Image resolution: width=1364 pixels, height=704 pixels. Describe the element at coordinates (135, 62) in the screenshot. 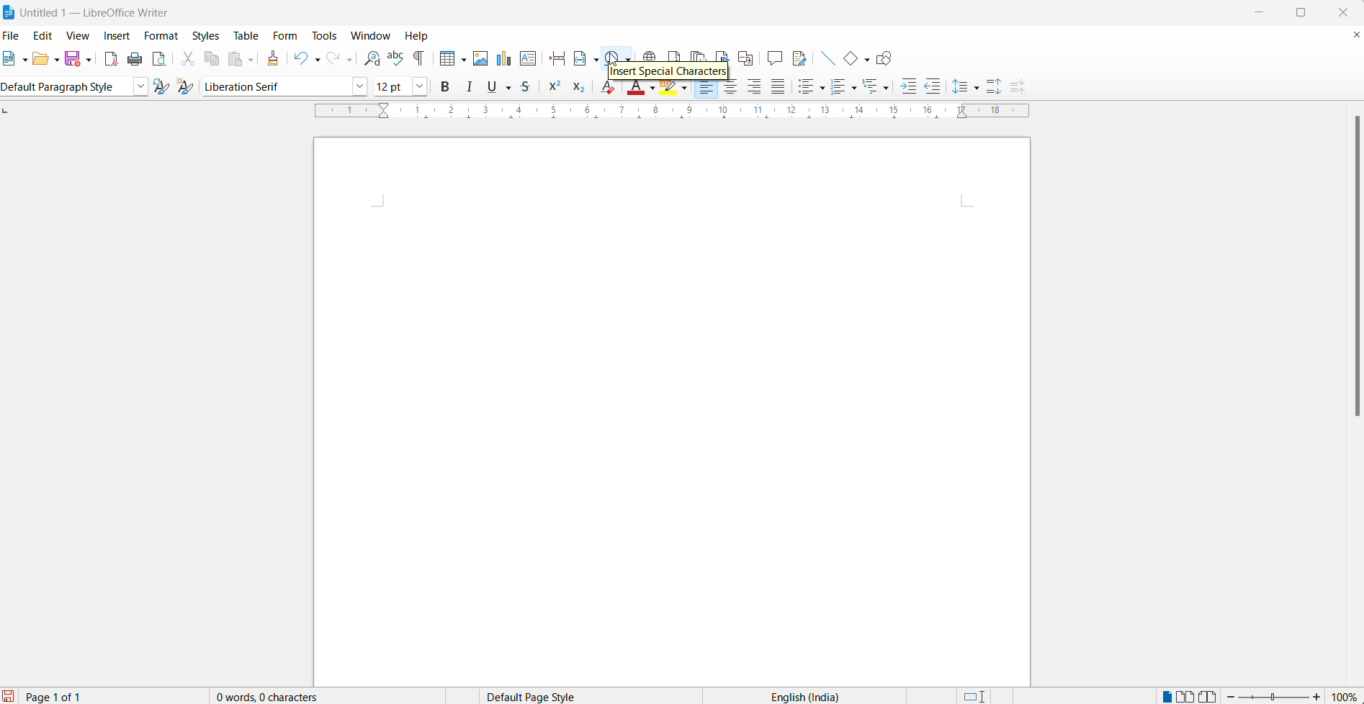

I see `print` at that location.